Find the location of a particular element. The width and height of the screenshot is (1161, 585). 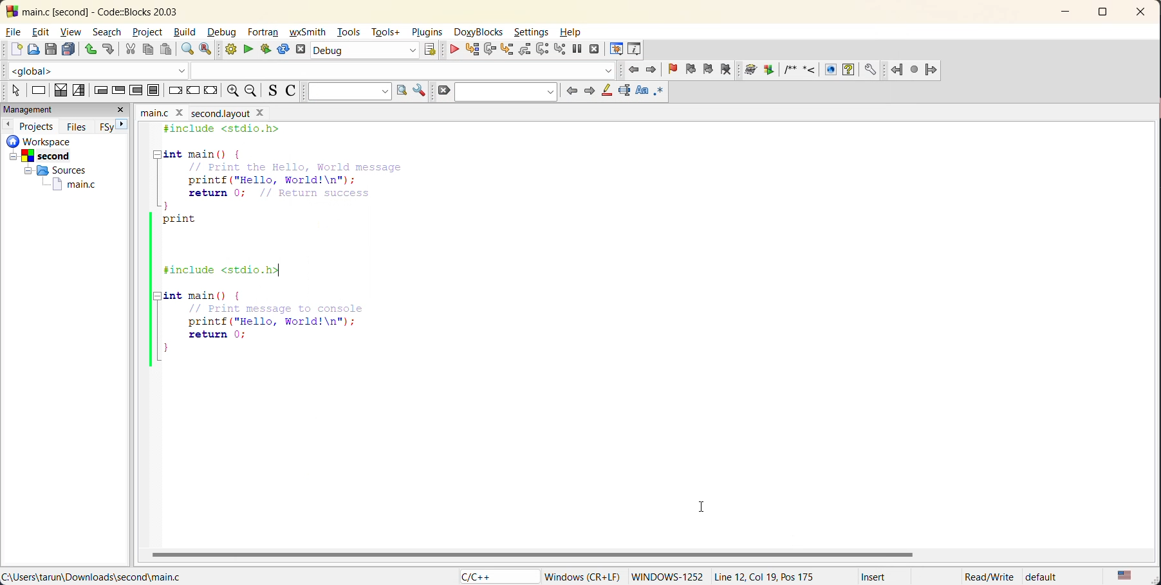

block instruction is located at coordinates (155, 90).